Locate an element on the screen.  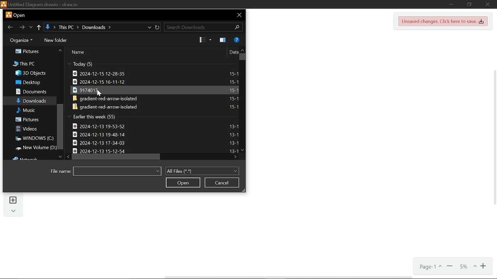
File type is located at coordinates (203, 170).